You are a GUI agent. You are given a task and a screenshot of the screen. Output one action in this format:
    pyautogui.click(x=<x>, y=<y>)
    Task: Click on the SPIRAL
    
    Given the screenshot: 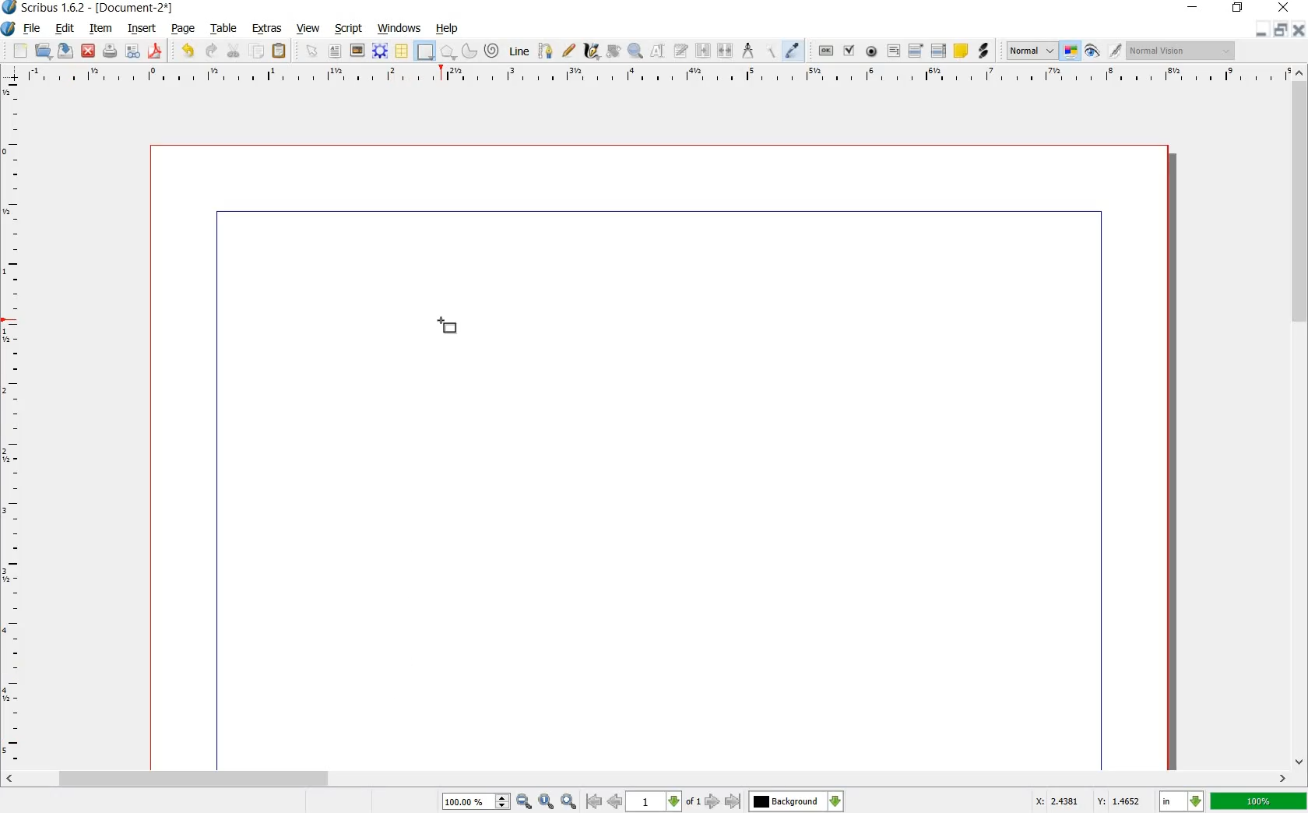 What is the action you would take?
    pyautogui.click(x=490, y=51)
    